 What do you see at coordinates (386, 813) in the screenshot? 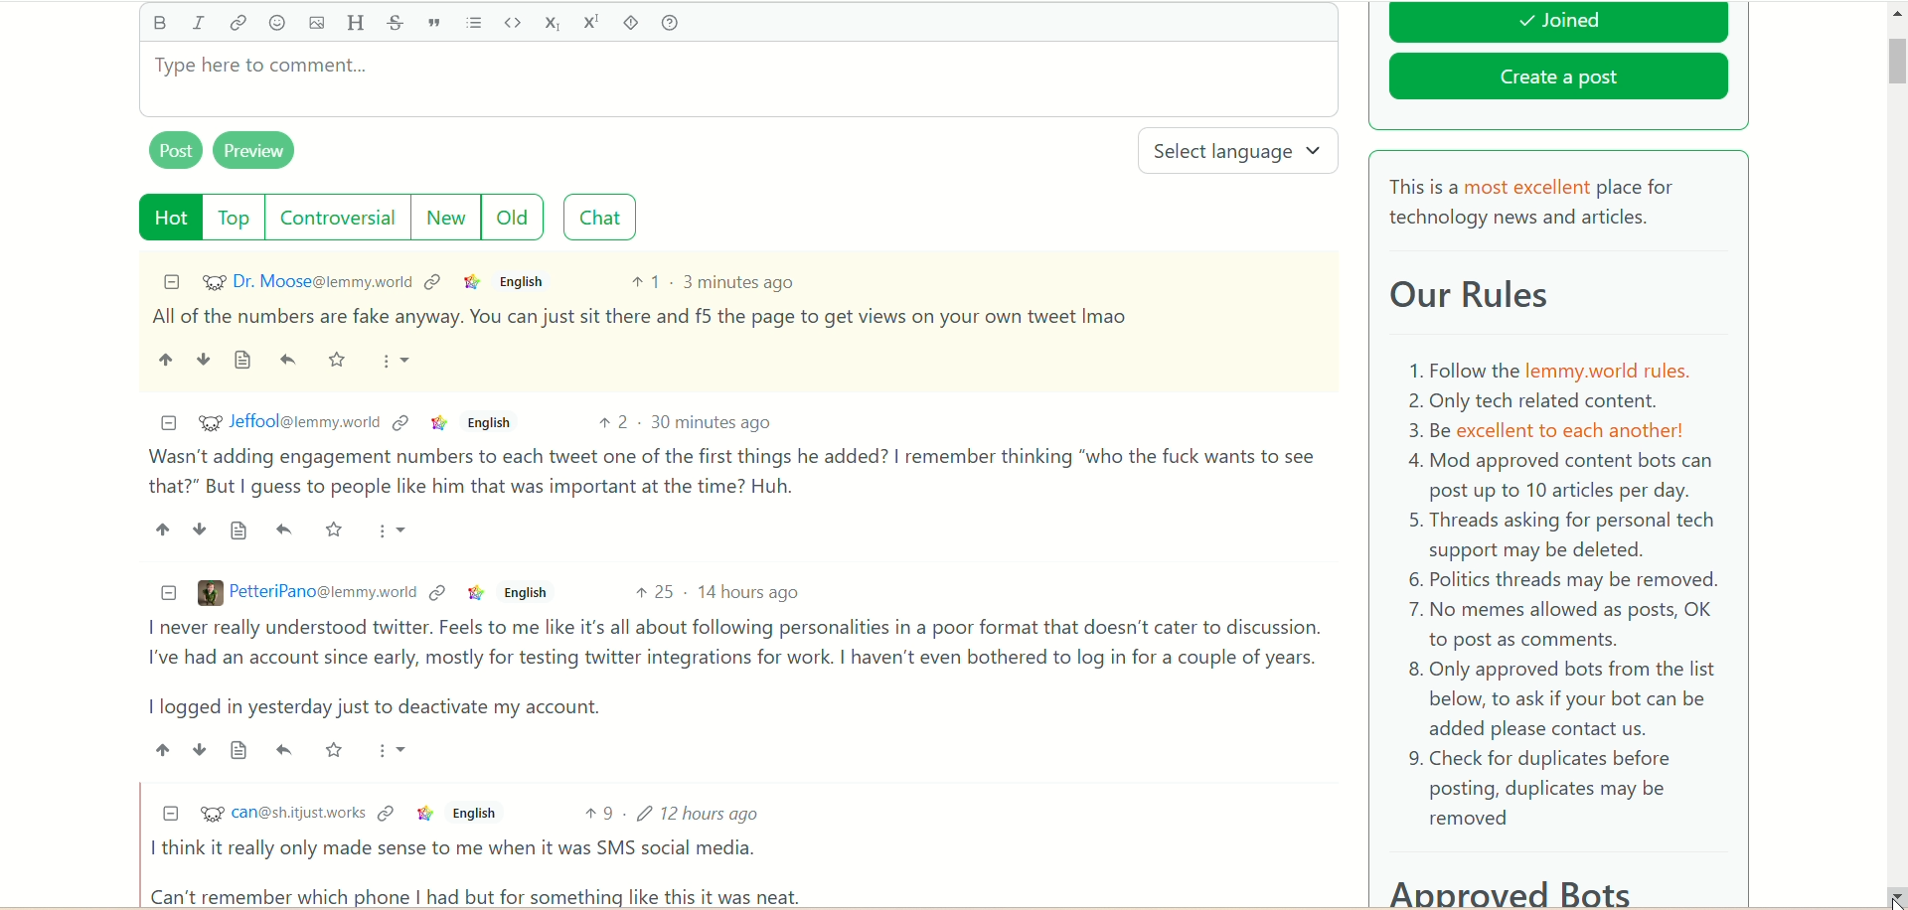
I see `Link` at bounding box center [386, 813].